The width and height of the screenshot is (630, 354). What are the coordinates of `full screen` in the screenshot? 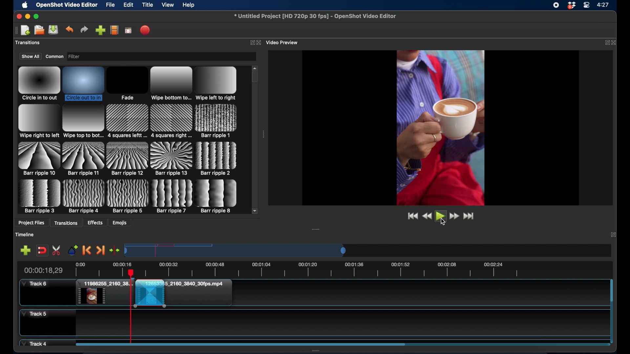 It's located at (129, 30).